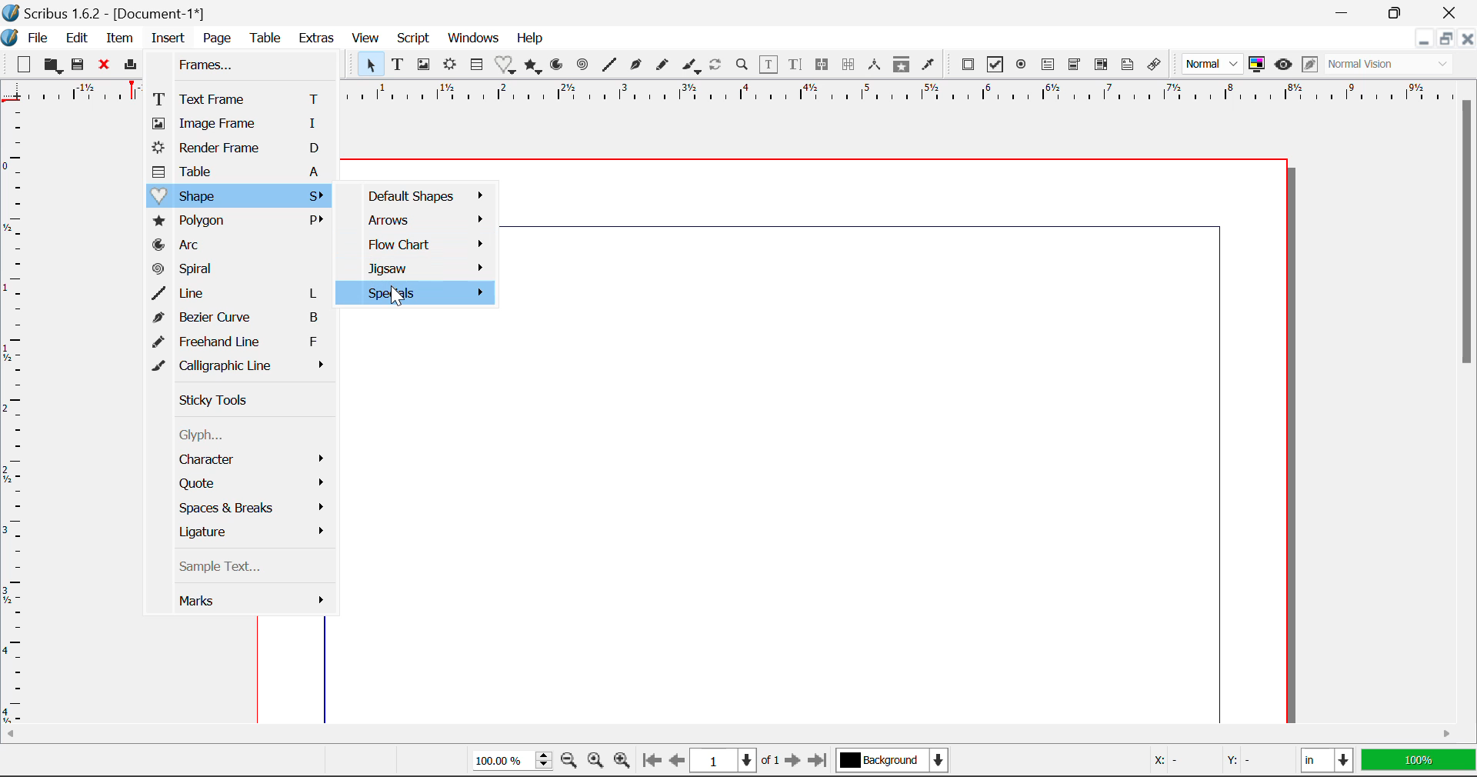  I want to click on Preview Mode, so click(1284, 66).